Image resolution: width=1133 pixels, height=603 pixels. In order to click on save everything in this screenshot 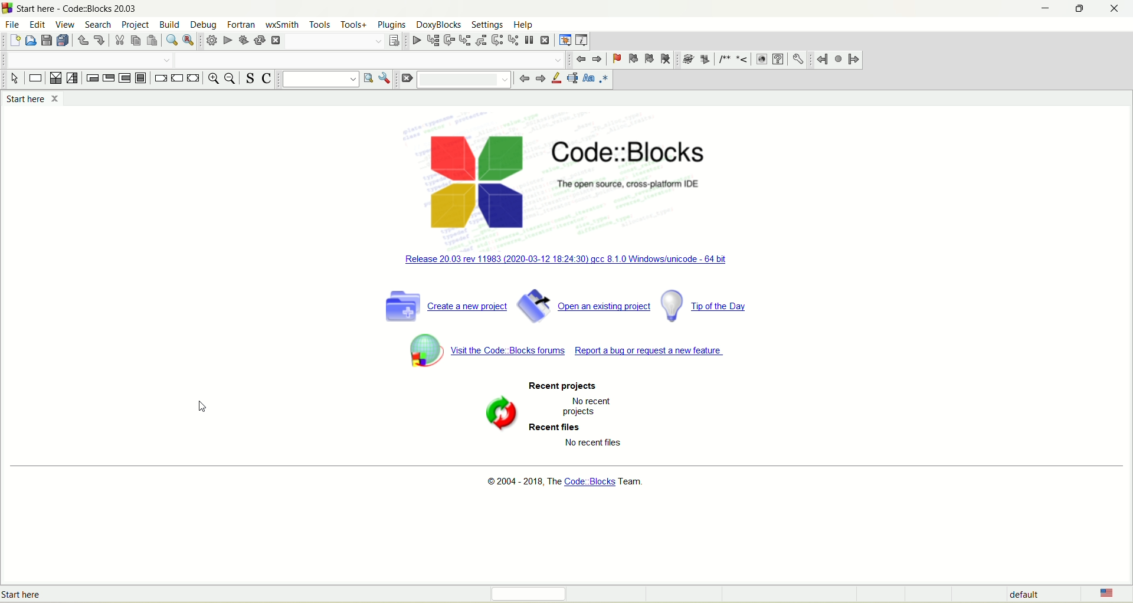, I will do `click(64, 41)`.